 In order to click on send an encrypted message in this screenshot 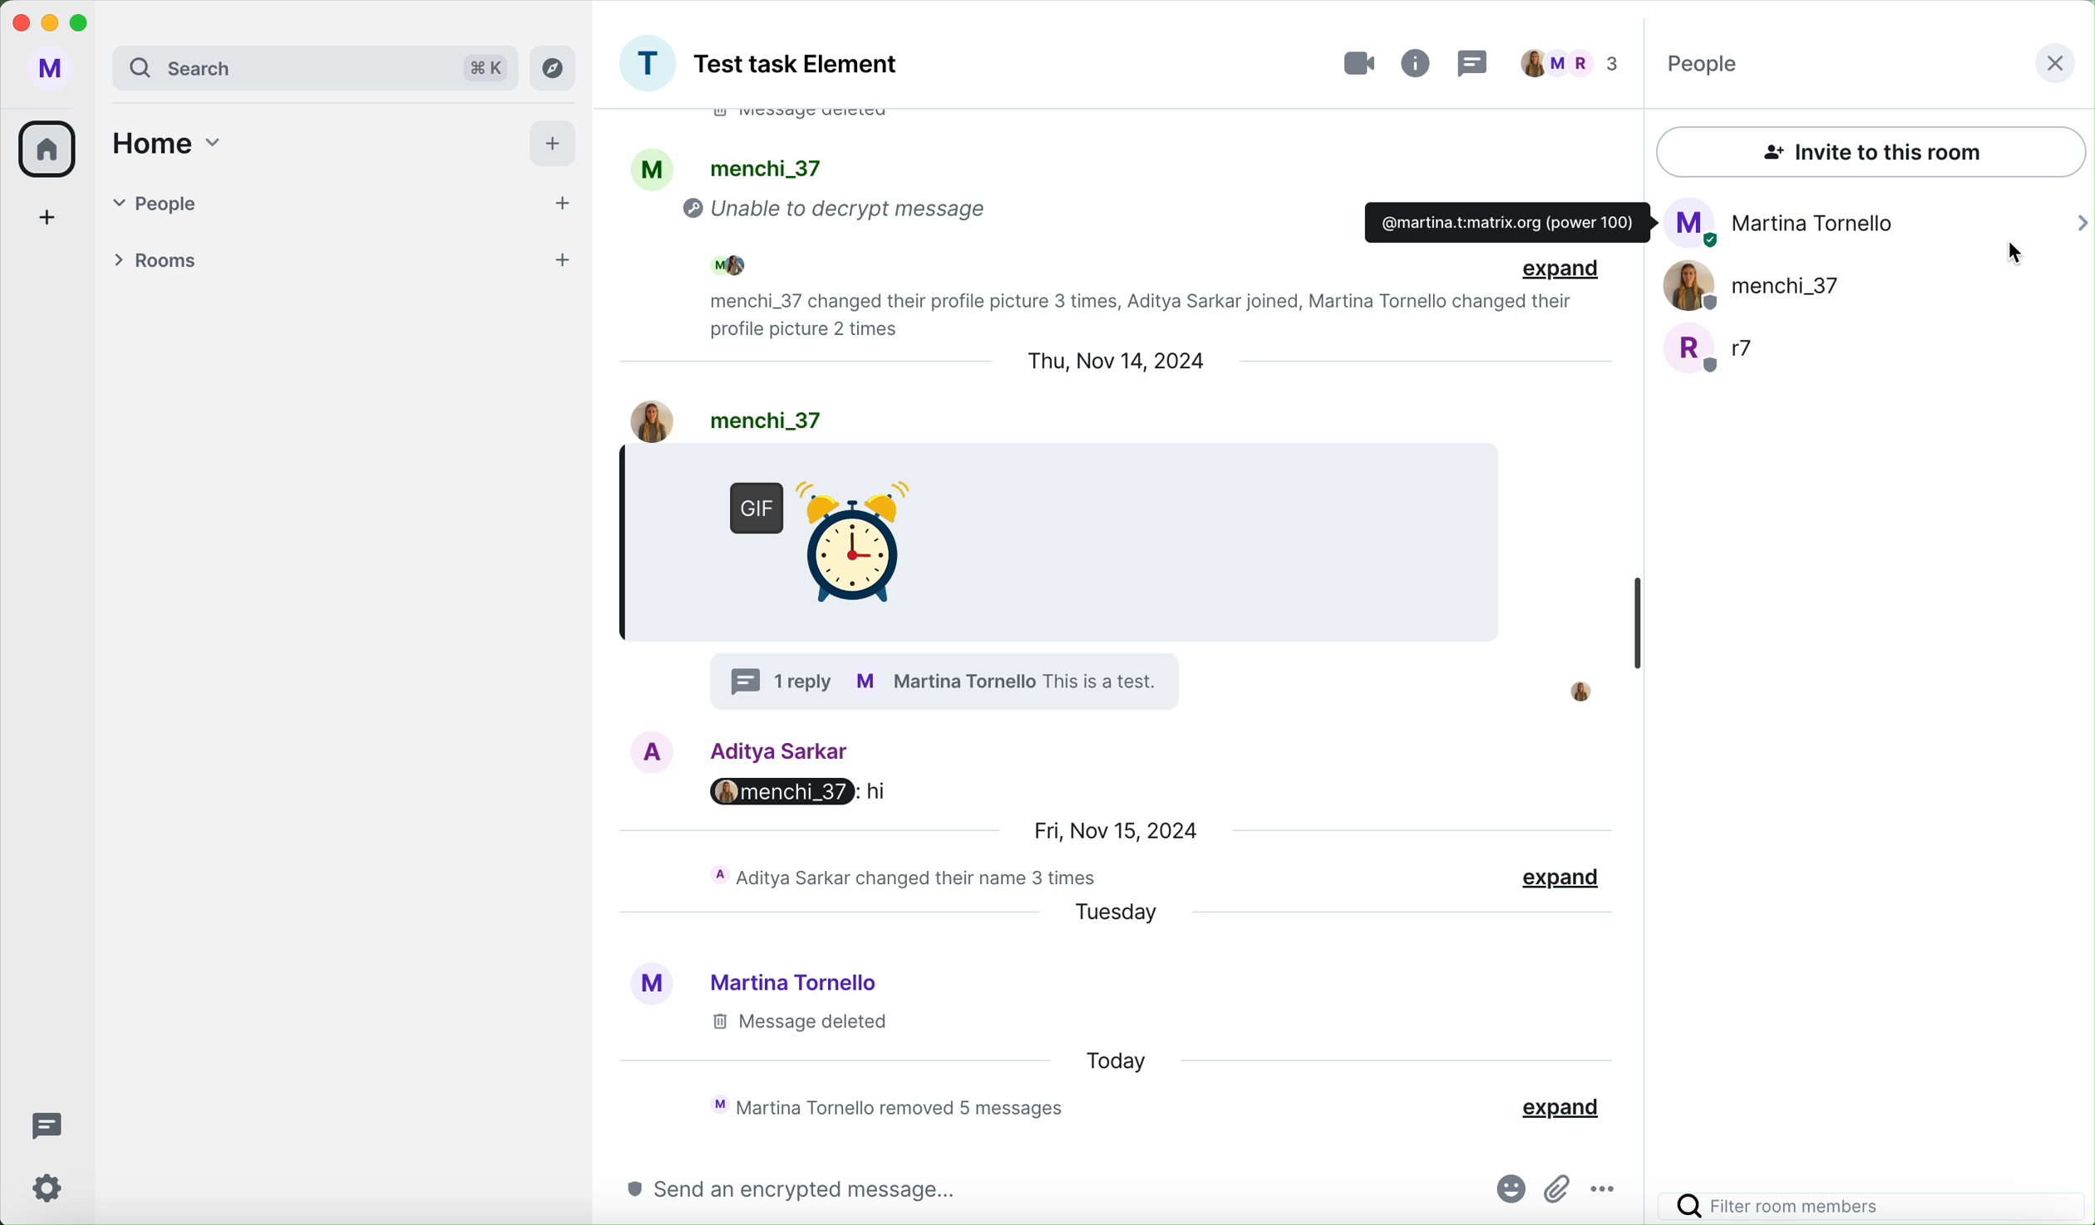, I will do `click(779, 1190)`.